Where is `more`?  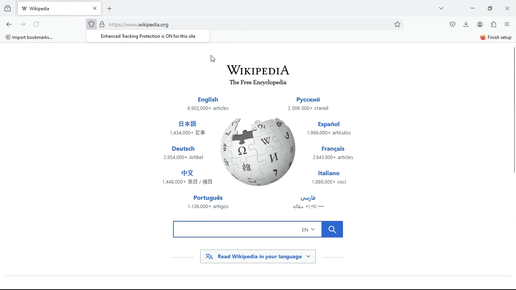 more is located at coordinates (440, 8).